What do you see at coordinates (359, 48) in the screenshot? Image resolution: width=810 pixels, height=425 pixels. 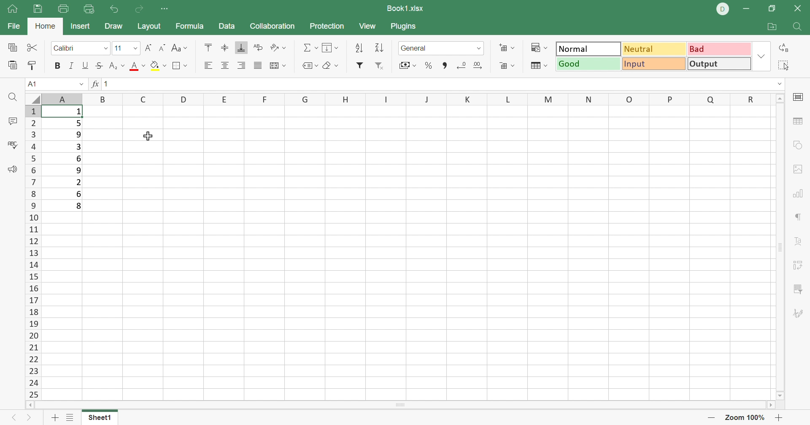 I see `Ascending order` at bounding box center [359, 48].